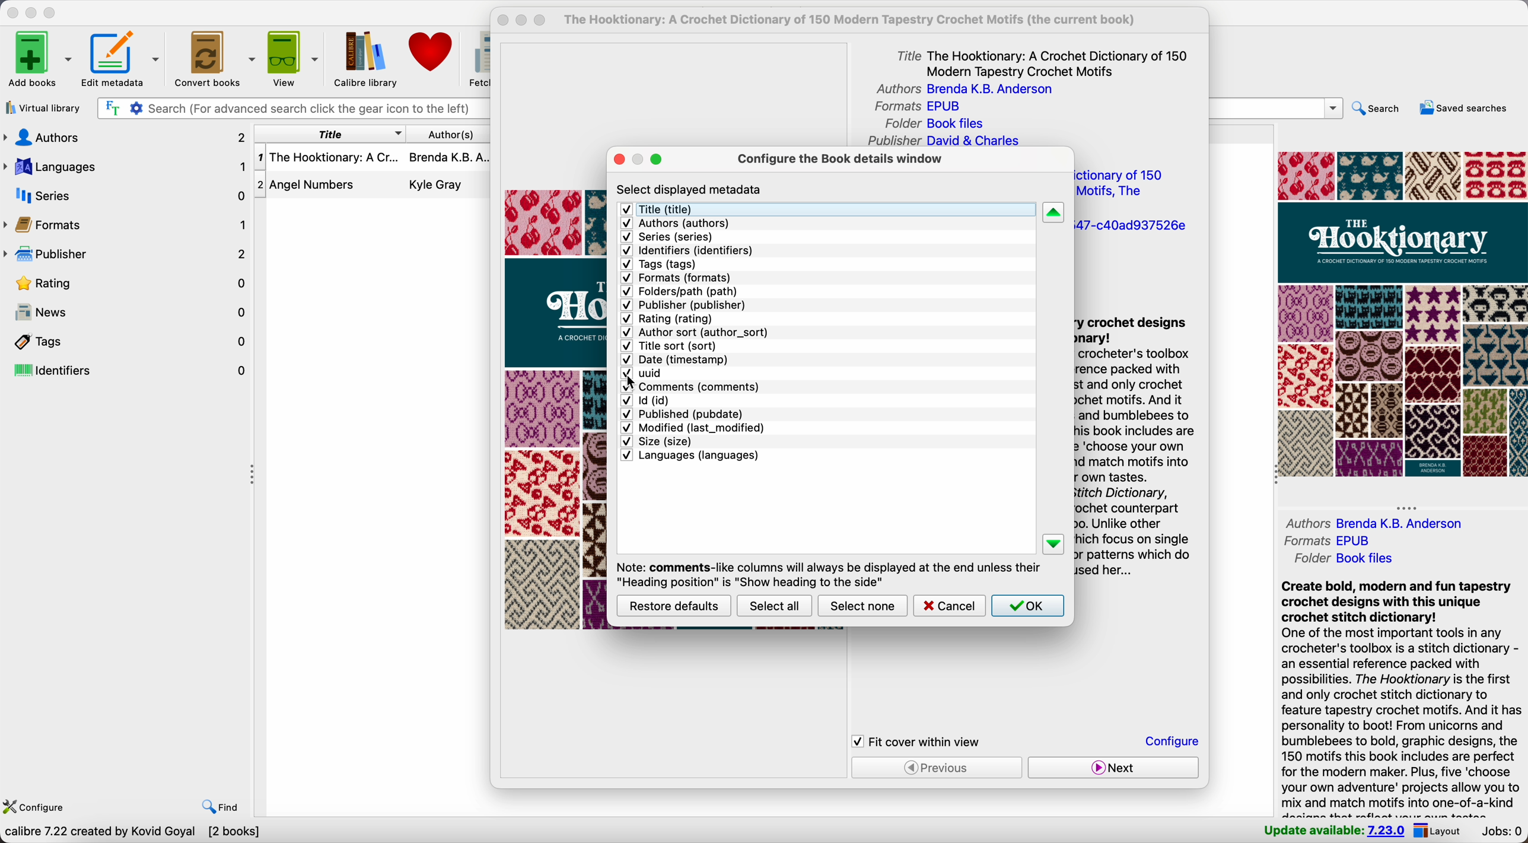  I want to click on previous, so click(937, 767).